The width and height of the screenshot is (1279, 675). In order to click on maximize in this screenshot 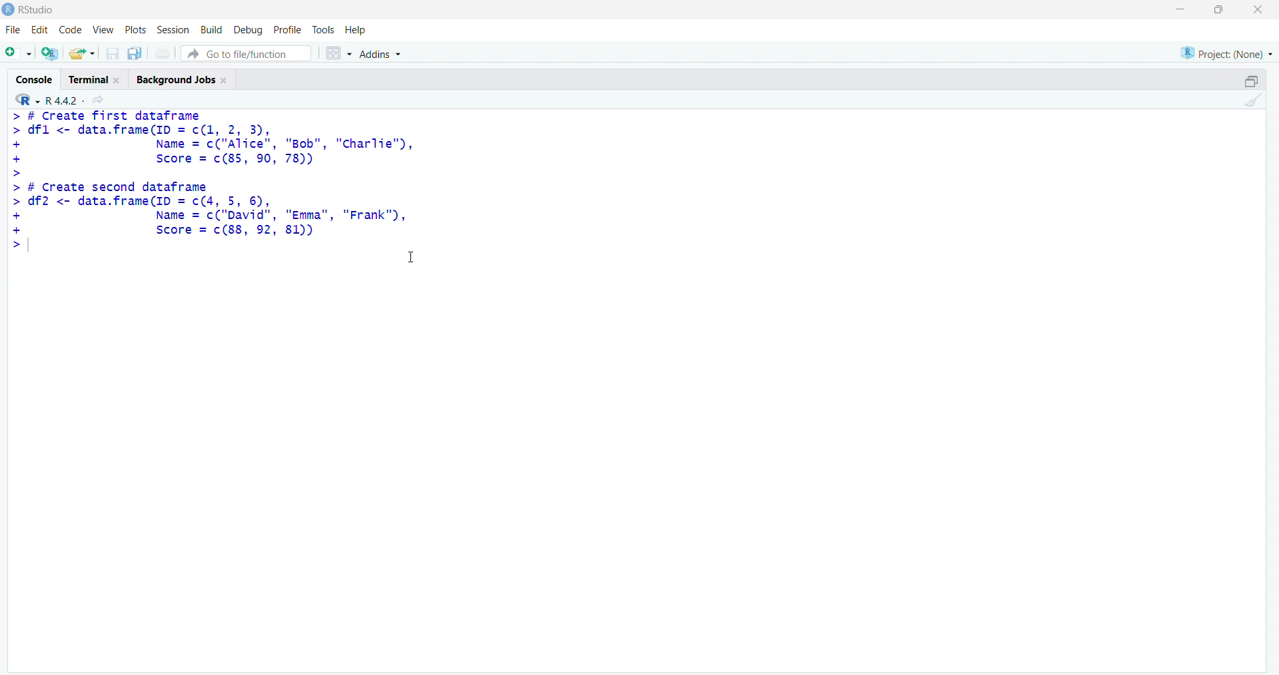, I will do `click(1219, 9)`.